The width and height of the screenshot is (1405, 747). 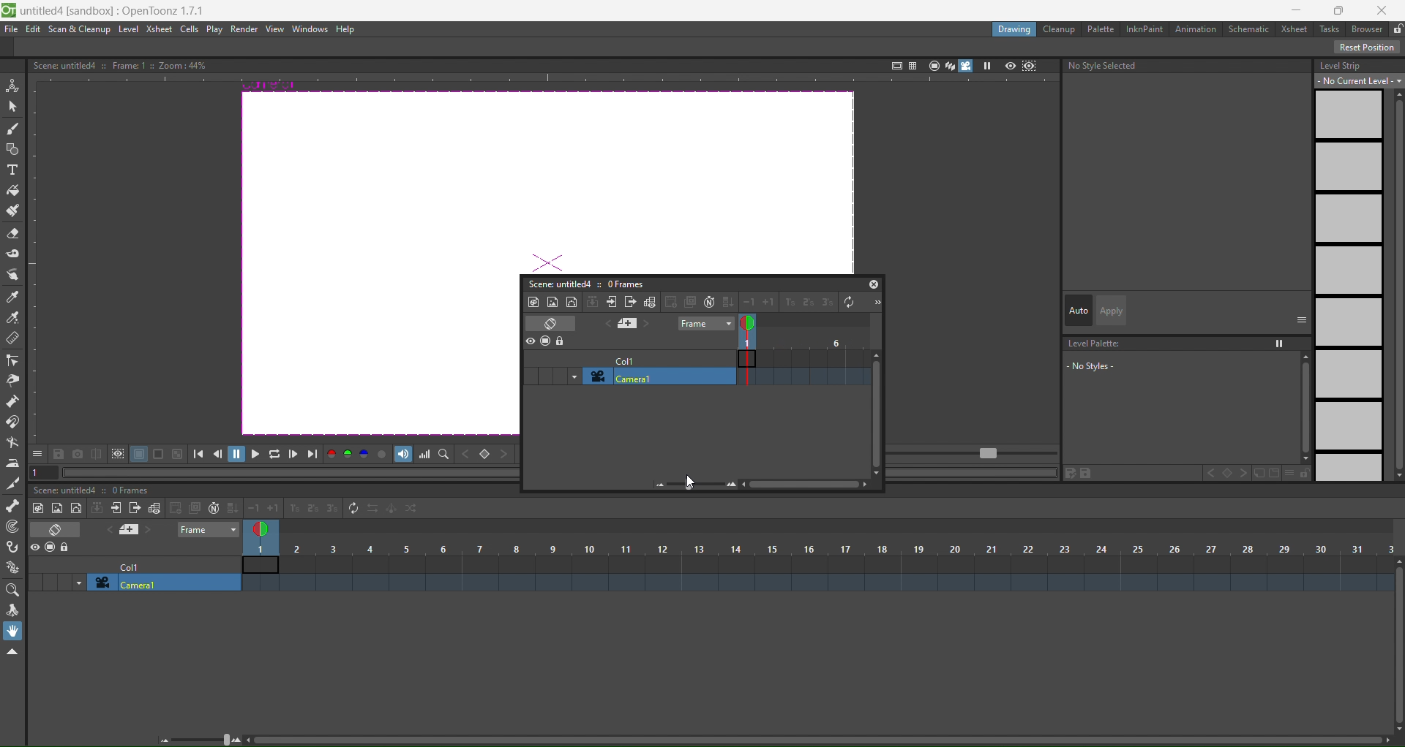 I want to click on view, so click(x=274, y=29).